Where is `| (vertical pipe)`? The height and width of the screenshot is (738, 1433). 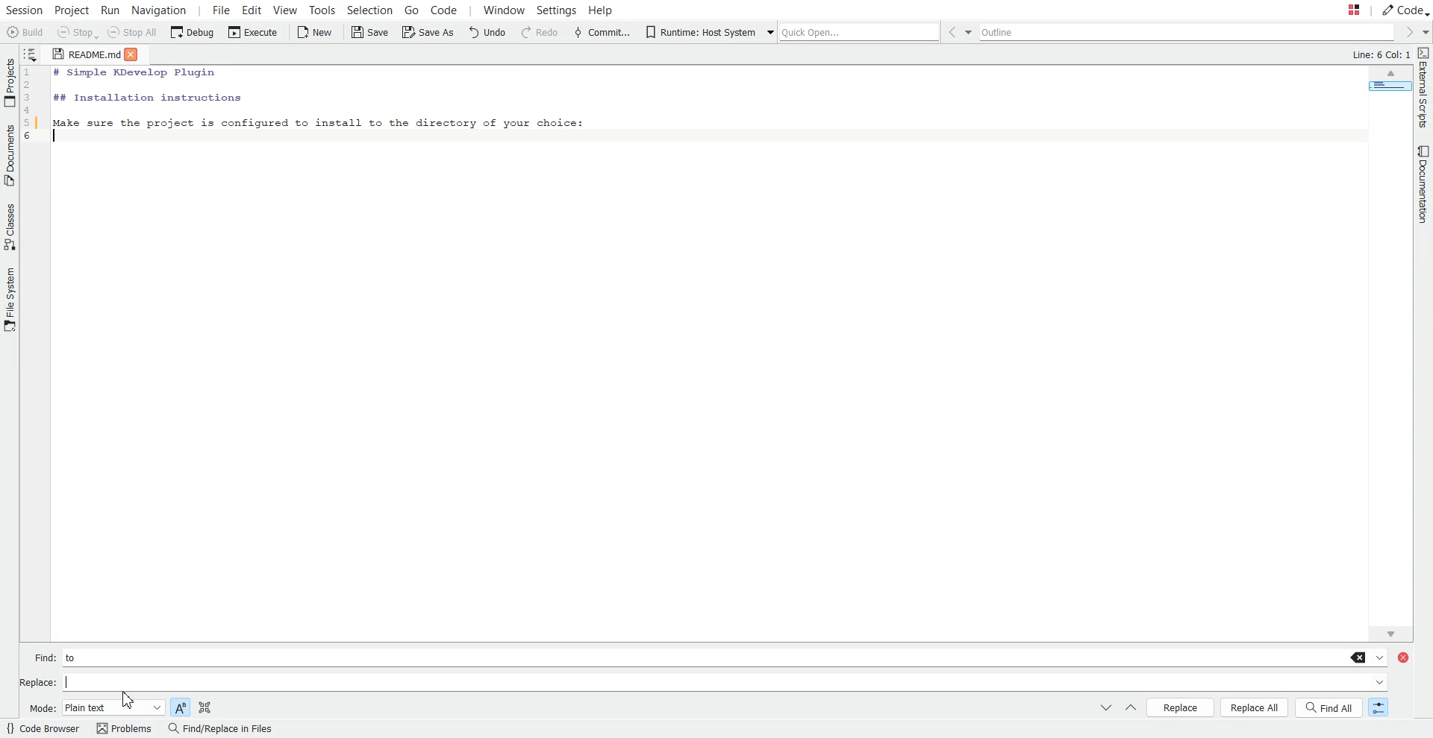 | (vertical pipe) is located at coordinates (76, 682).